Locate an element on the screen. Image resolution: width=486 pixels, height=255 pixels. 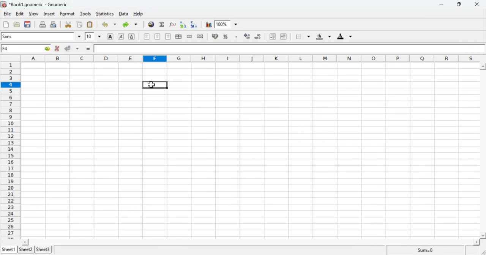
Minimise is located at coordinates (440, 5).